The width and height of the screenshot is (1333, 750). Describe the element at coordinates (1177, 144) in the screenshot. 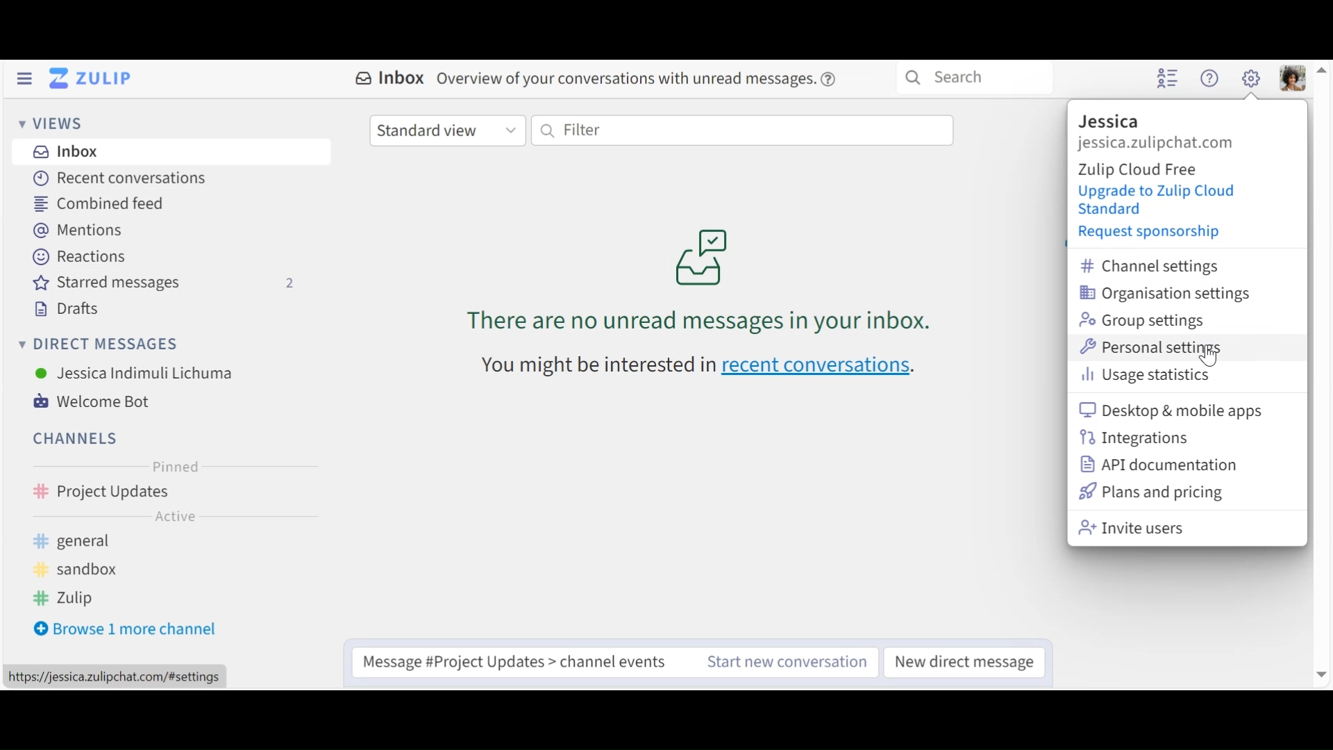

I see `Organisation url` at that location.